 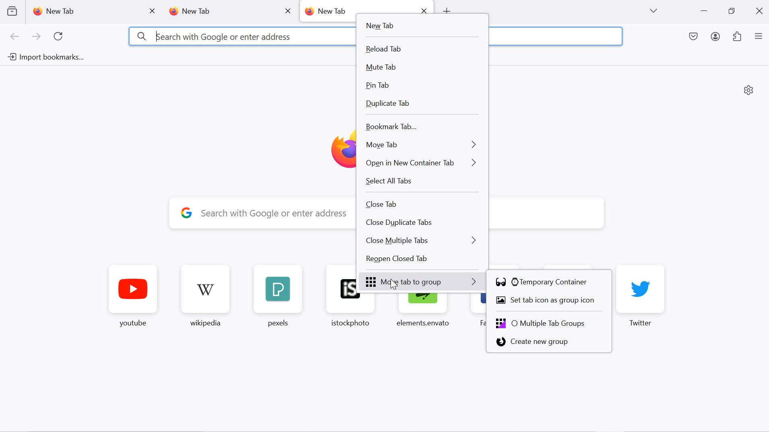 What do you see at coordinates (339, 149) in the screenshot?
I see `Firefox logo` at bounding box center [339, 149].